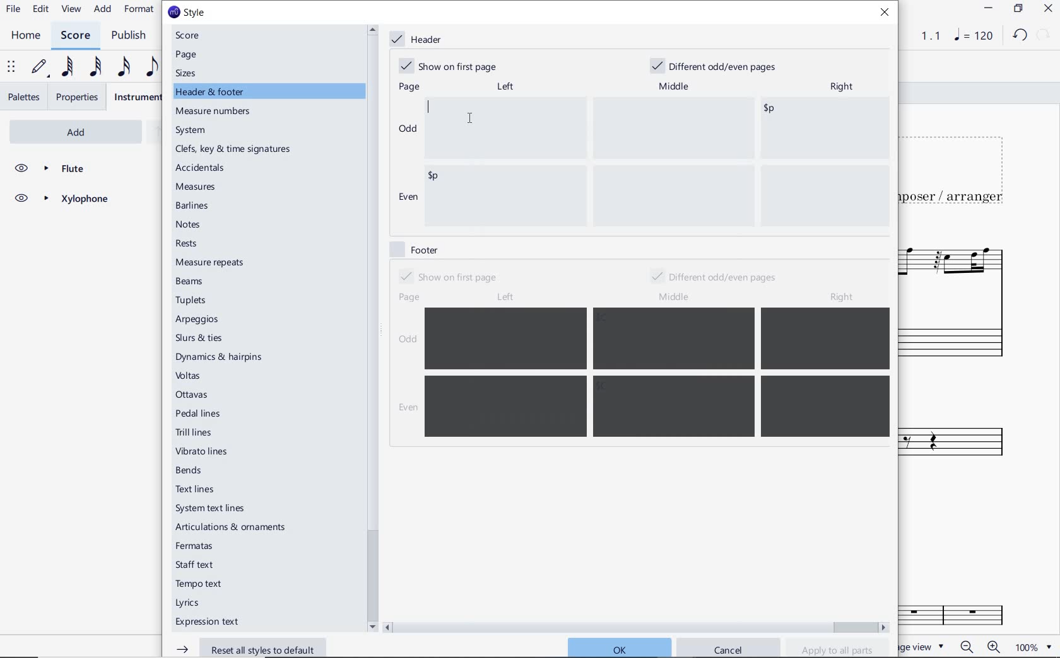  I want to click on barlines, so click(194, 207).